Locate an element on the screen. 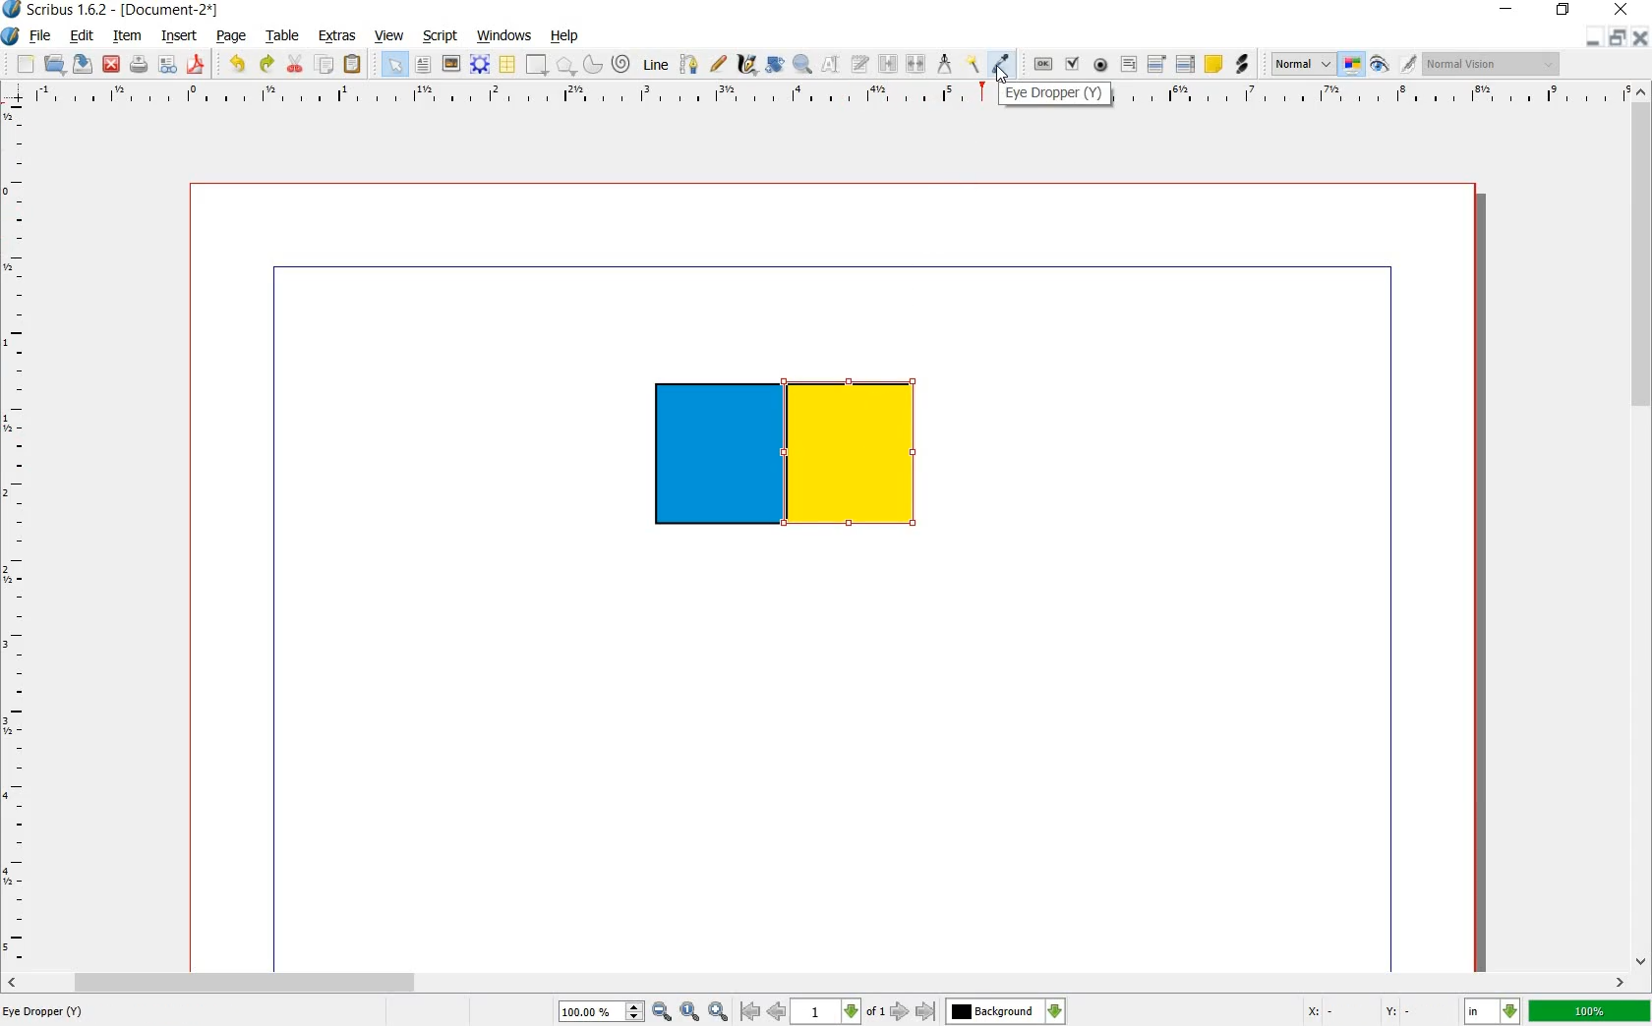  1 of 1 is located at coordinates (840, 1011).